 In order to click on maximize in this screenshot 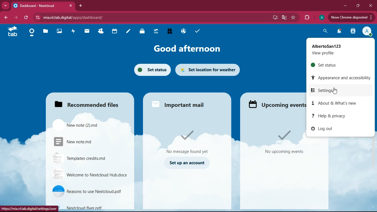, I will do `click(357, 6)`.